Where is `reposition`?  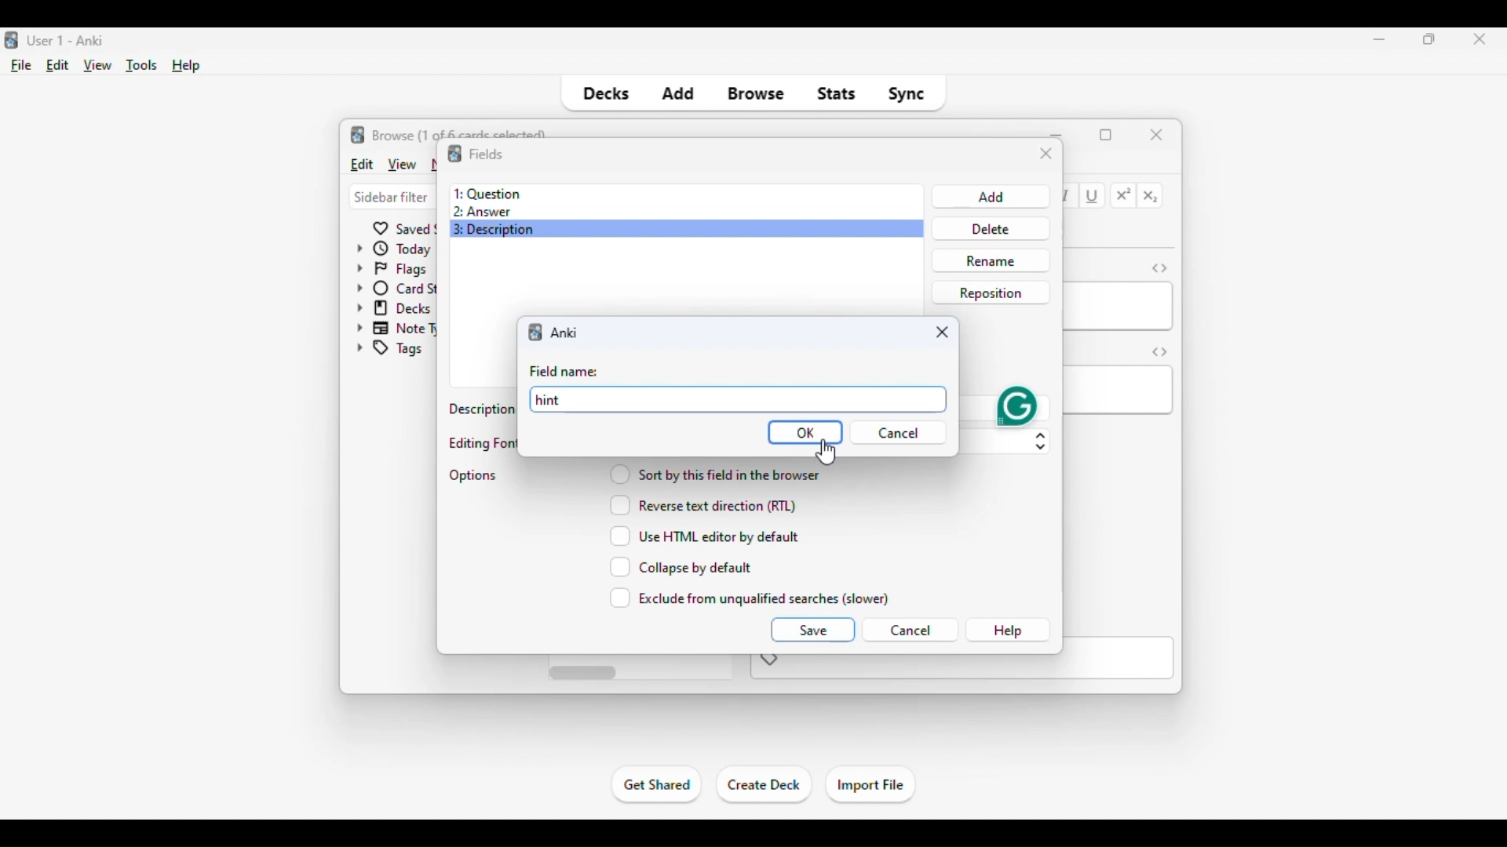 reposition is located at coordinates (991, 292).